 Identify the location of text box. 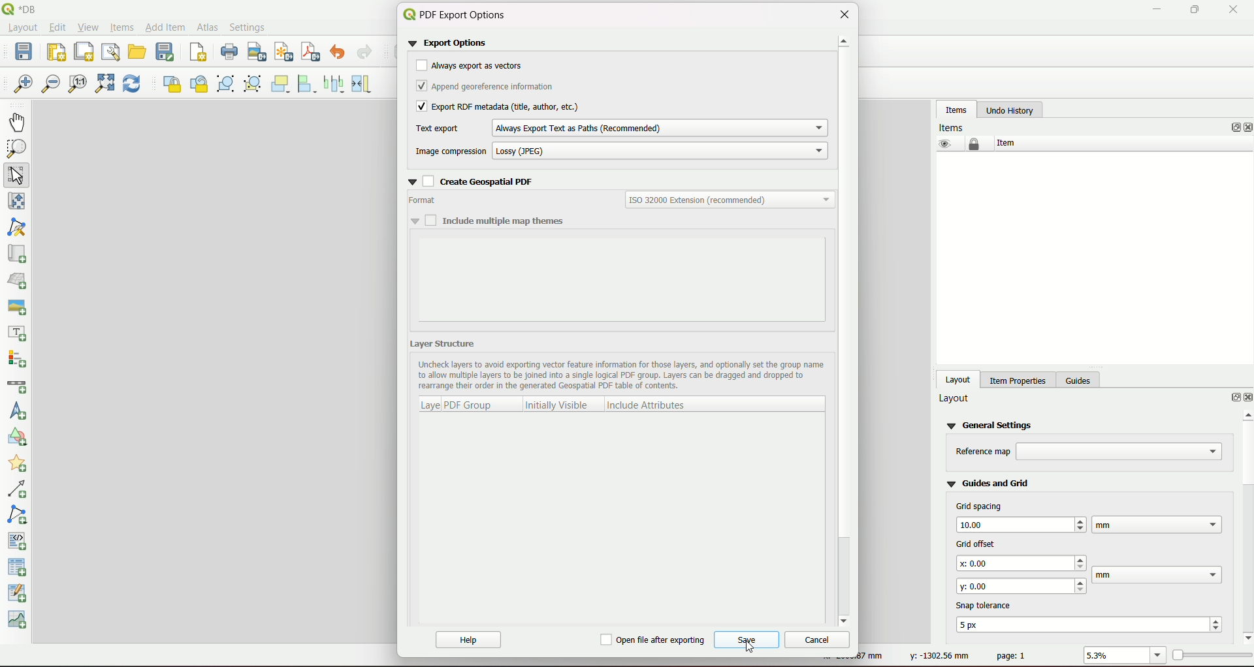
(1159, 575).